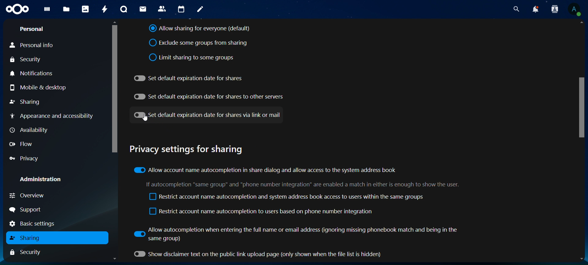 The height and width of the screenshot is (265, 588). I want to click on calendar, so click(181, 9).